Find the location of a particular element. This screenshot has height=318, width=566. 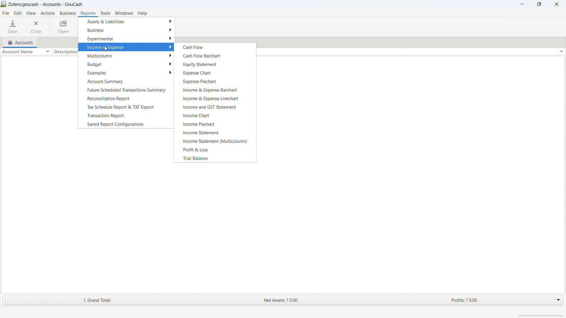

edit is located at coordinates (18, 13).